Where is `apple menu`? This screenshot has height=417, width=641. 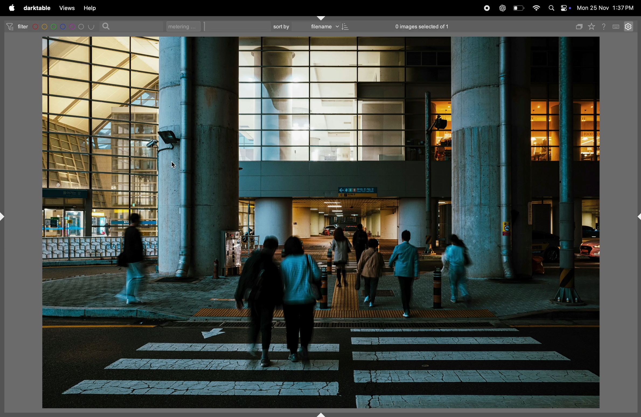 apple menu is located at coordinates (12, 8).